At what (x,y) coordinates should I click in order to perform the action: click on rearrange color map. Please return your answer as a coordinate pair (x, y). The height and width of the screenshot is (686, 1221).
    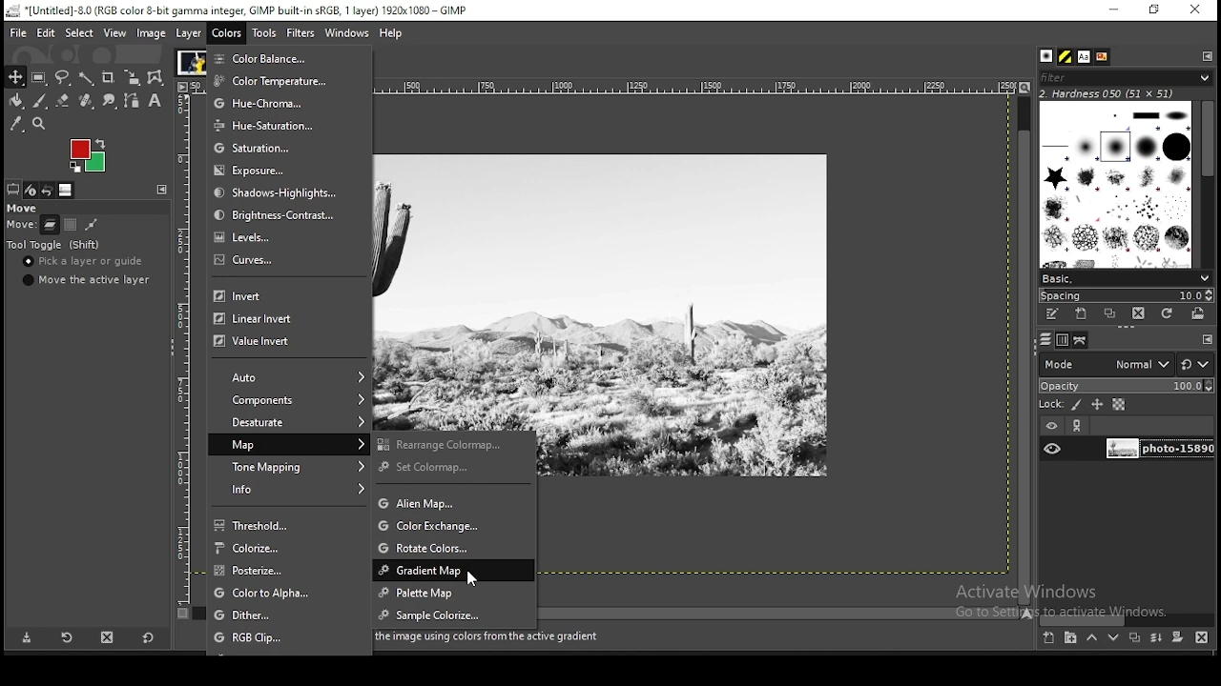
    Looking at the image, I should click on (456, 443).